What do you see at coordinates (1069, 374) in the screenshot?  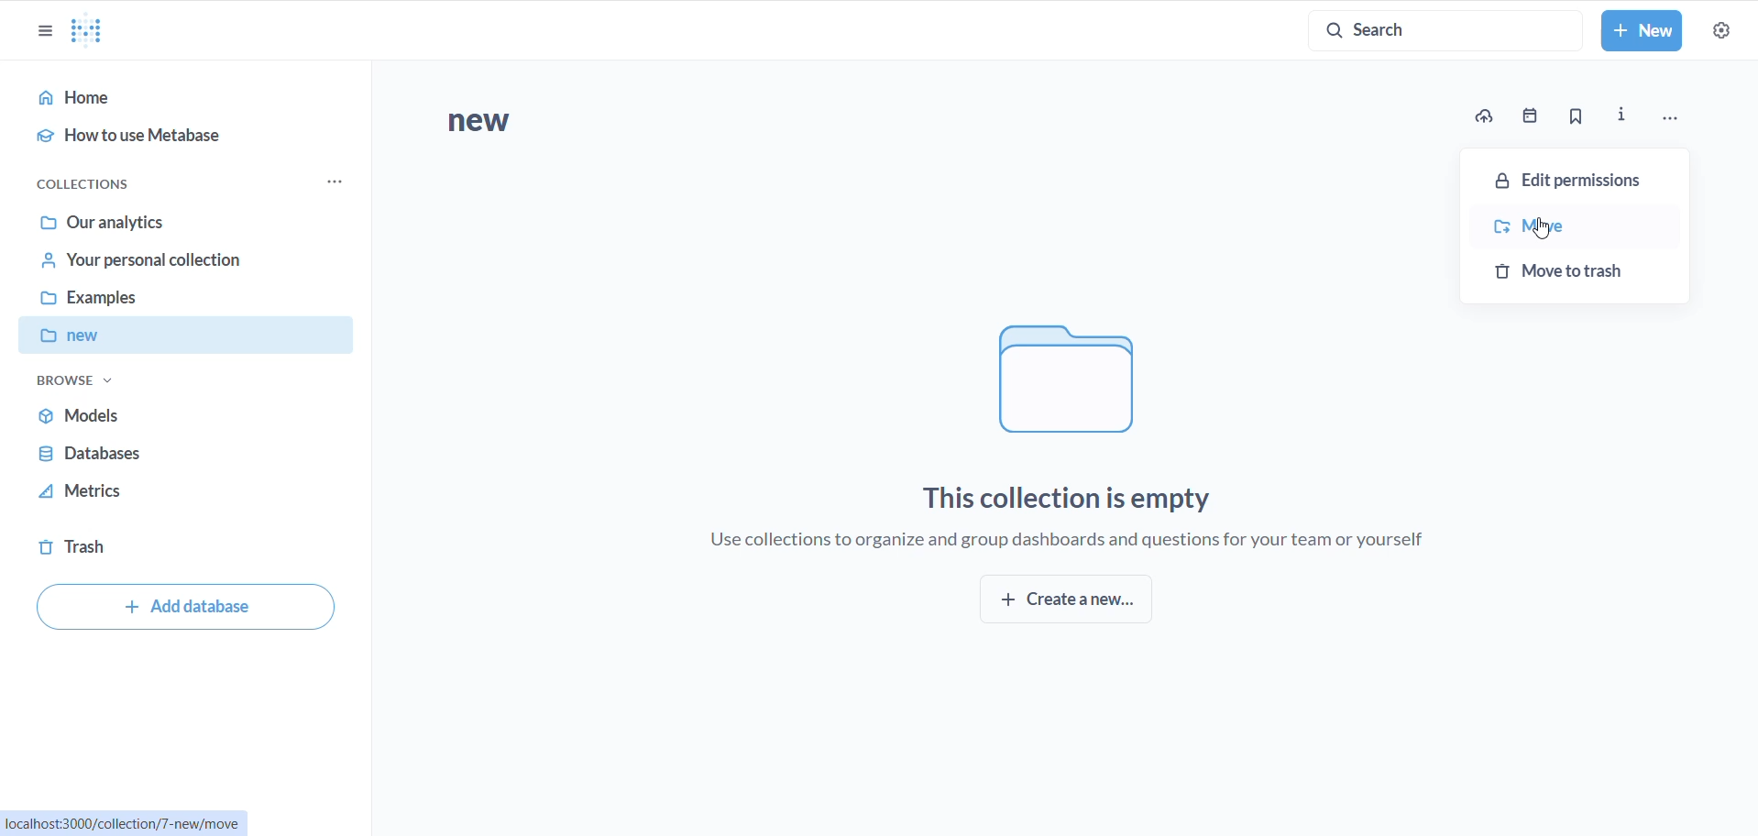 I see `folder logo` at bounding box center [1069, 374].